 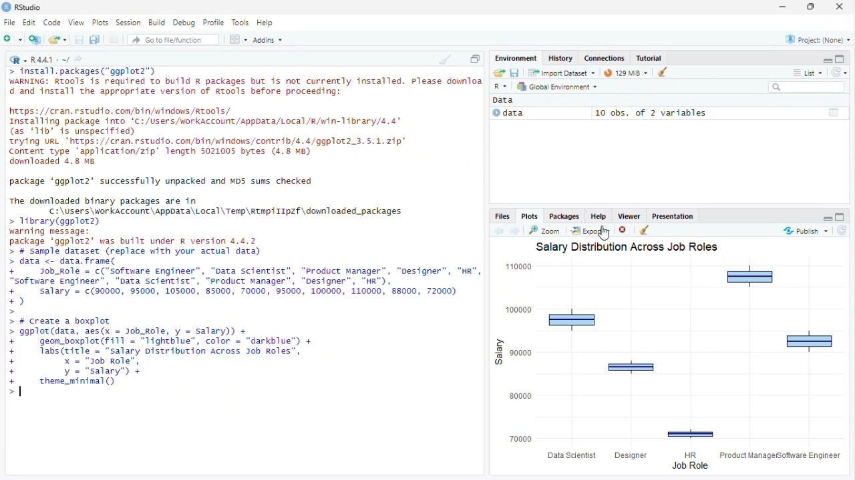 I want to click on Connections, so click(x=604, y=58).